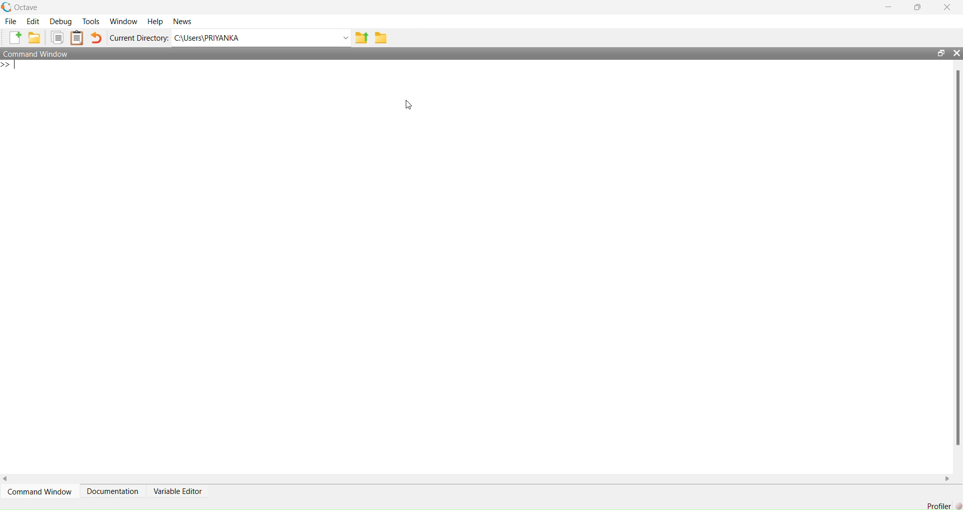 This screenshot has height=510, width=963. Describe the element at coordinates (212, 38) in the screenshot. I see `C:\Users\PRIYANKA` at that location.